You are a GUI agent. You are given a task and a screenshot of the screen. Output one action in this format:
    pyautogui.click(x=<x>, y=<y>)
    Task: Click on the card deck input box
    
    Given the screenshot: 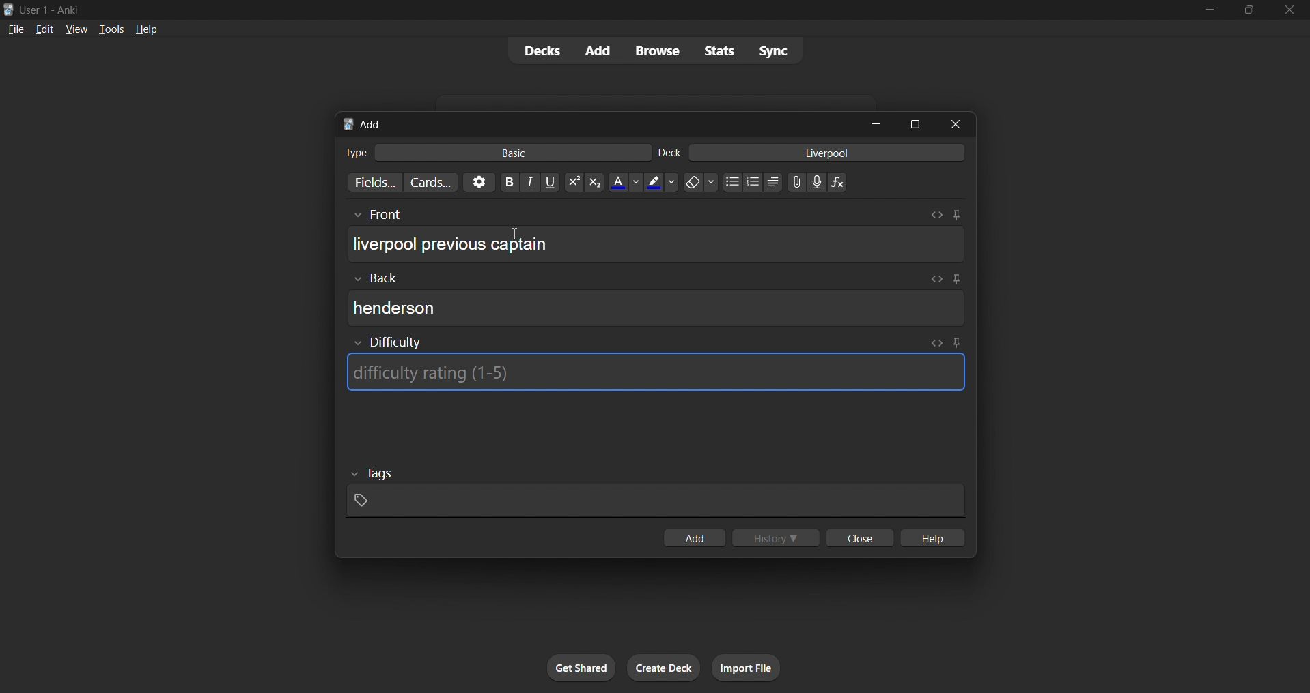 What is the action you would take?
    pyautogui.click(x=815, y=155)
    